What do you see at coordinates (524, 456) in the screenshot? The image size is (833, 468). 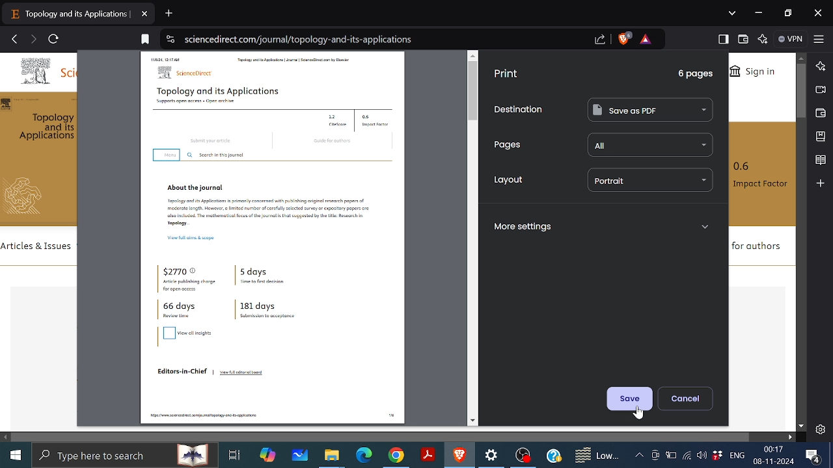 I see `OBS studio` at bounding box center [524, 456].